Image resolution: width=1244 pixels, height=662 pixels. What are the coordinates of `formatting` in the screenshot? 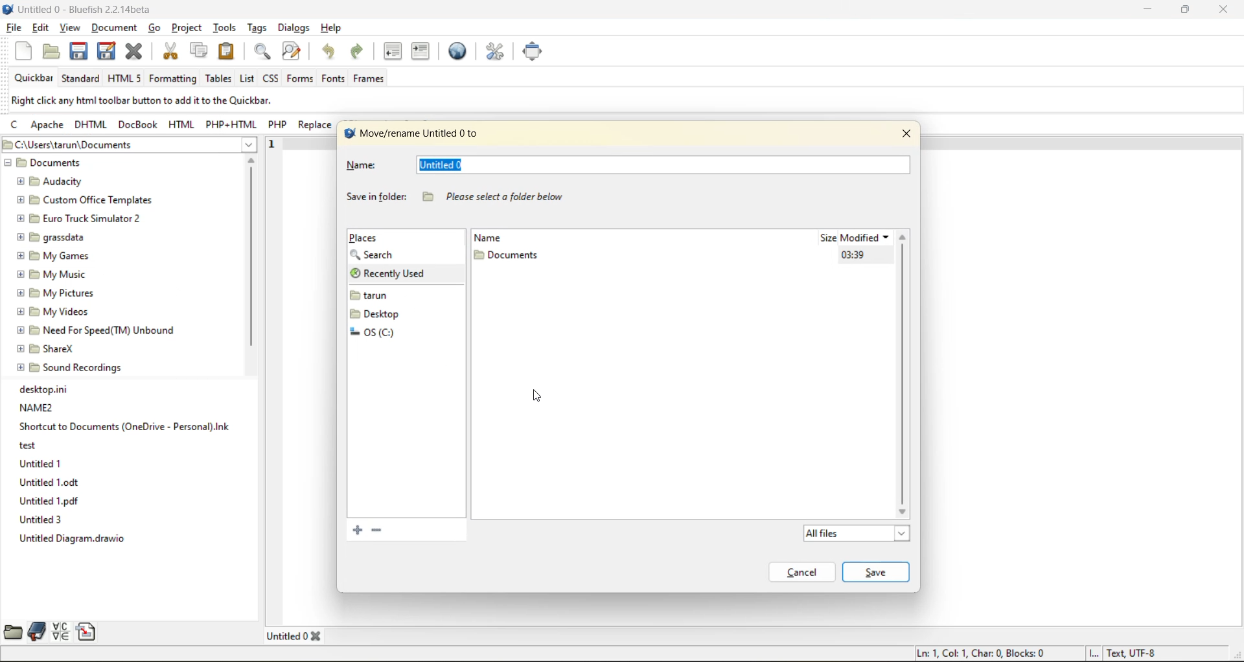 It's located at (174, 80).